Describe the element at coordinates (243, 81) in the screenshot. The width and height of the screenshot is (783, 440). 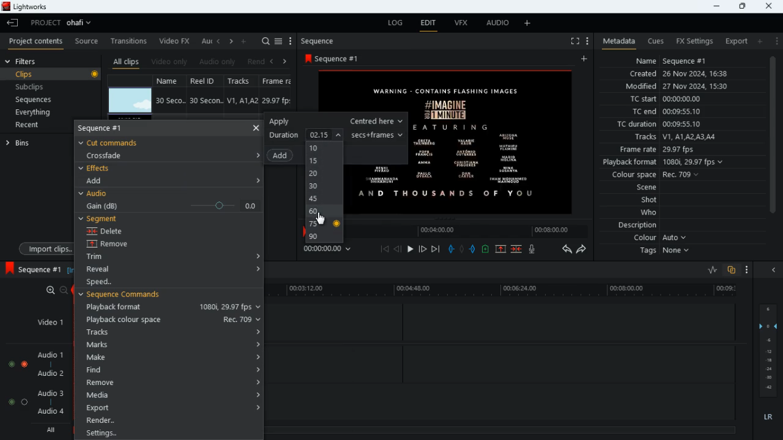
I see `tracks` at that location.